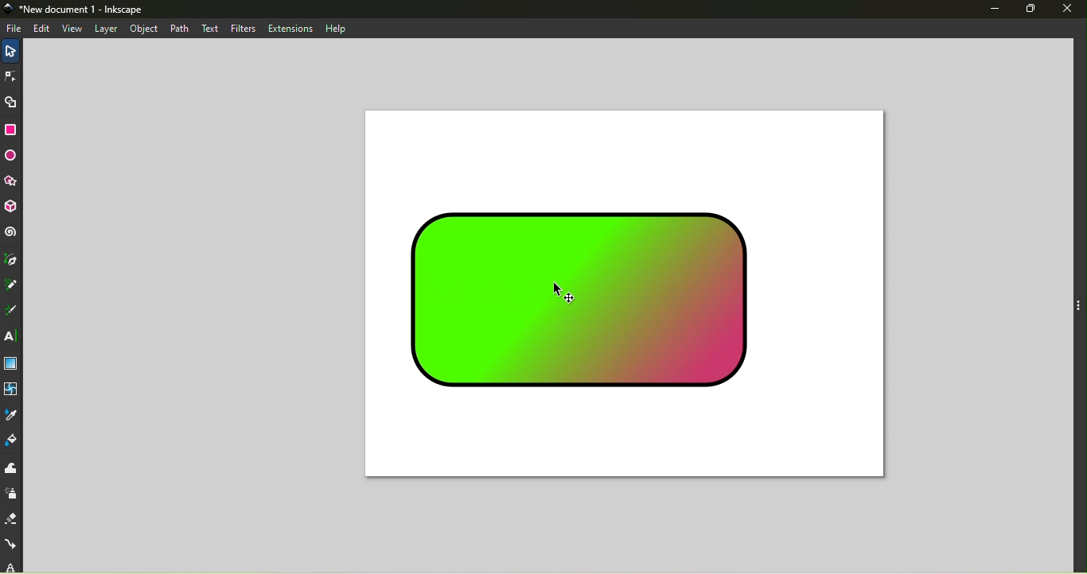 The width and height of the screenshot is (1087, 574). What do you see at coordinates (14, 309) in the screenshot?
I see `Calligraphy` at bounding box center [14, 309].